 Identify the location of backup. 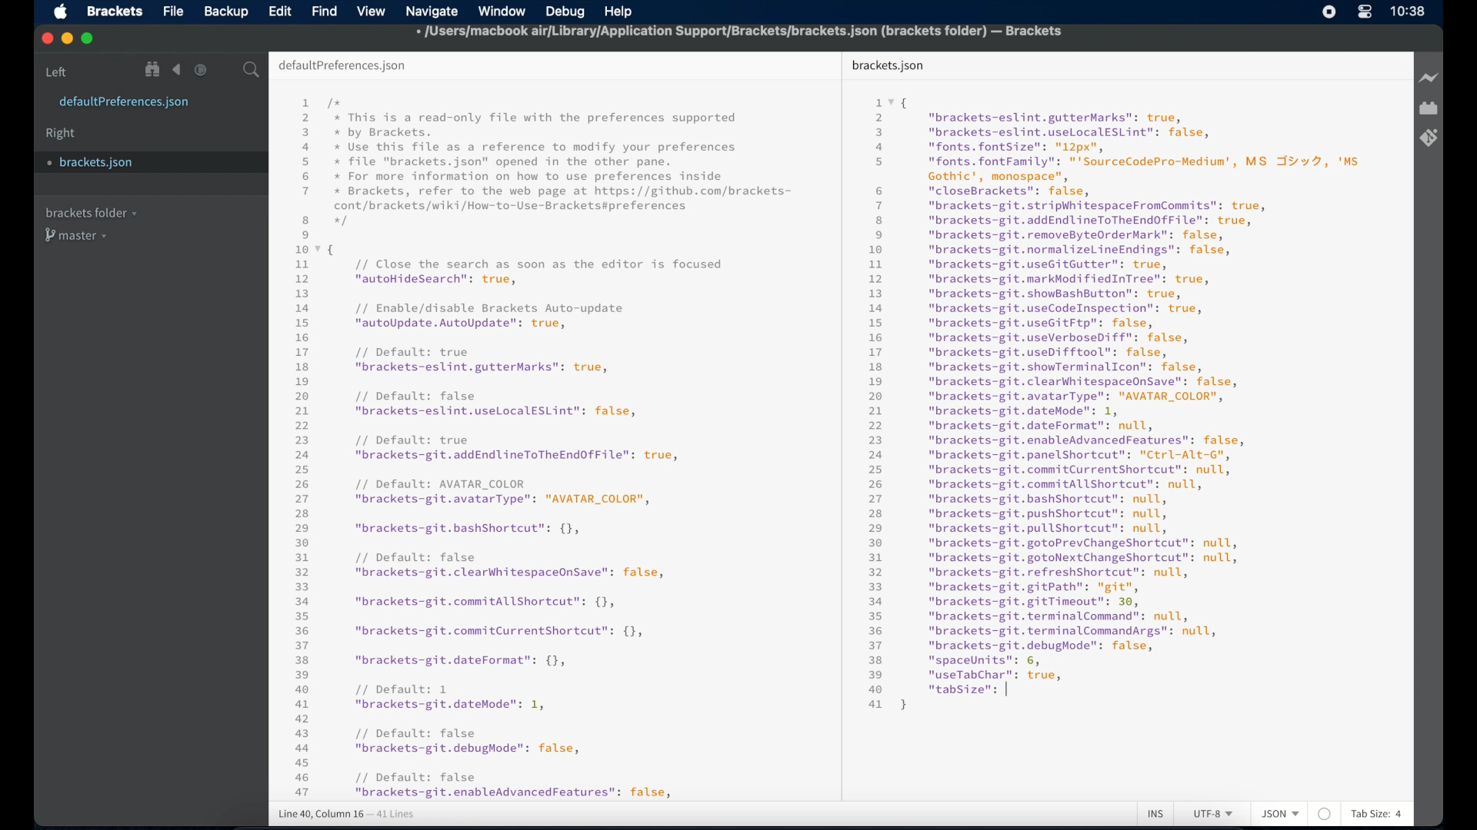
(226, 12).